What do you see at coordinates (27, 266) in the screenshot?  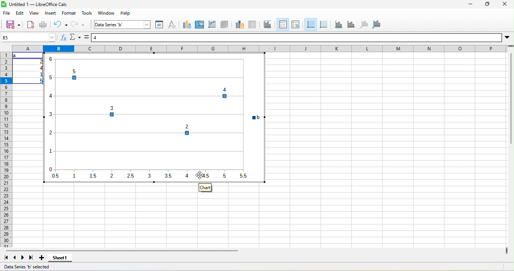 I see `Data Series 'b' selected` at bounding box center [27, 266].